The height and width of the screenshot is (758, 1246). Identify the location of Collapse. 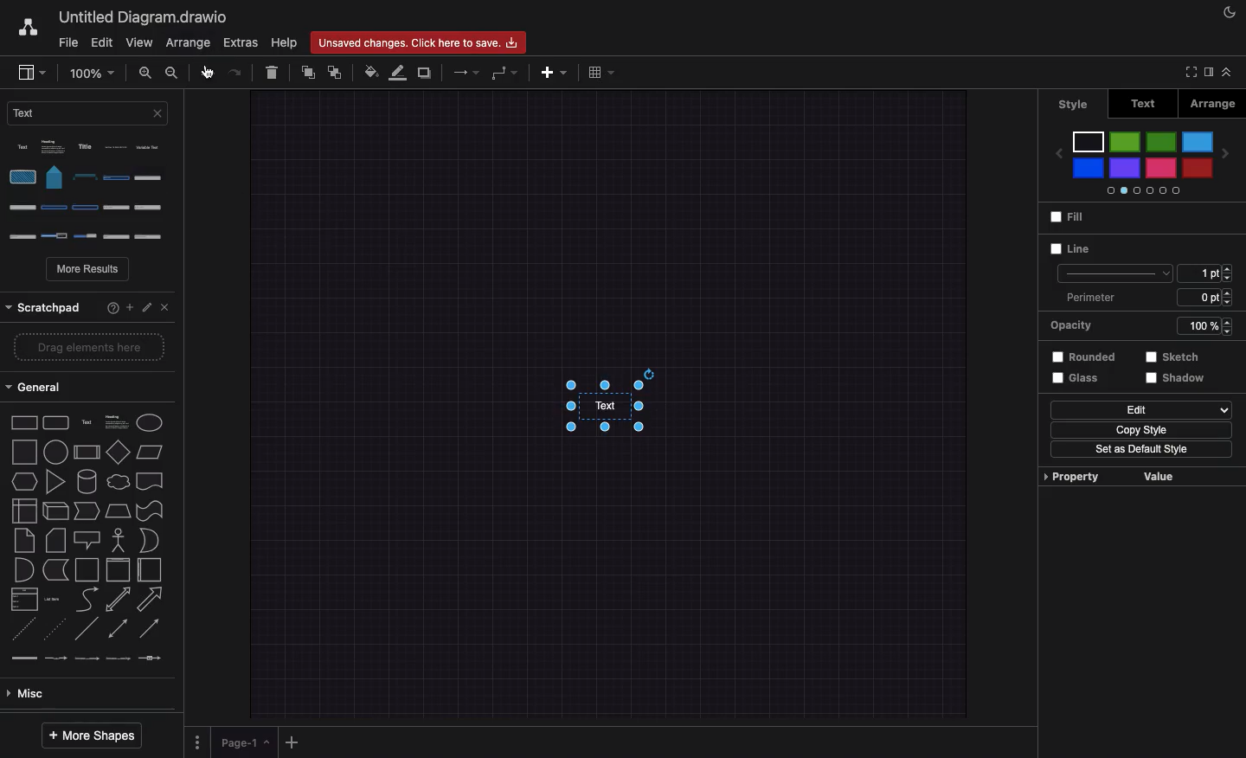
(1231, 74).